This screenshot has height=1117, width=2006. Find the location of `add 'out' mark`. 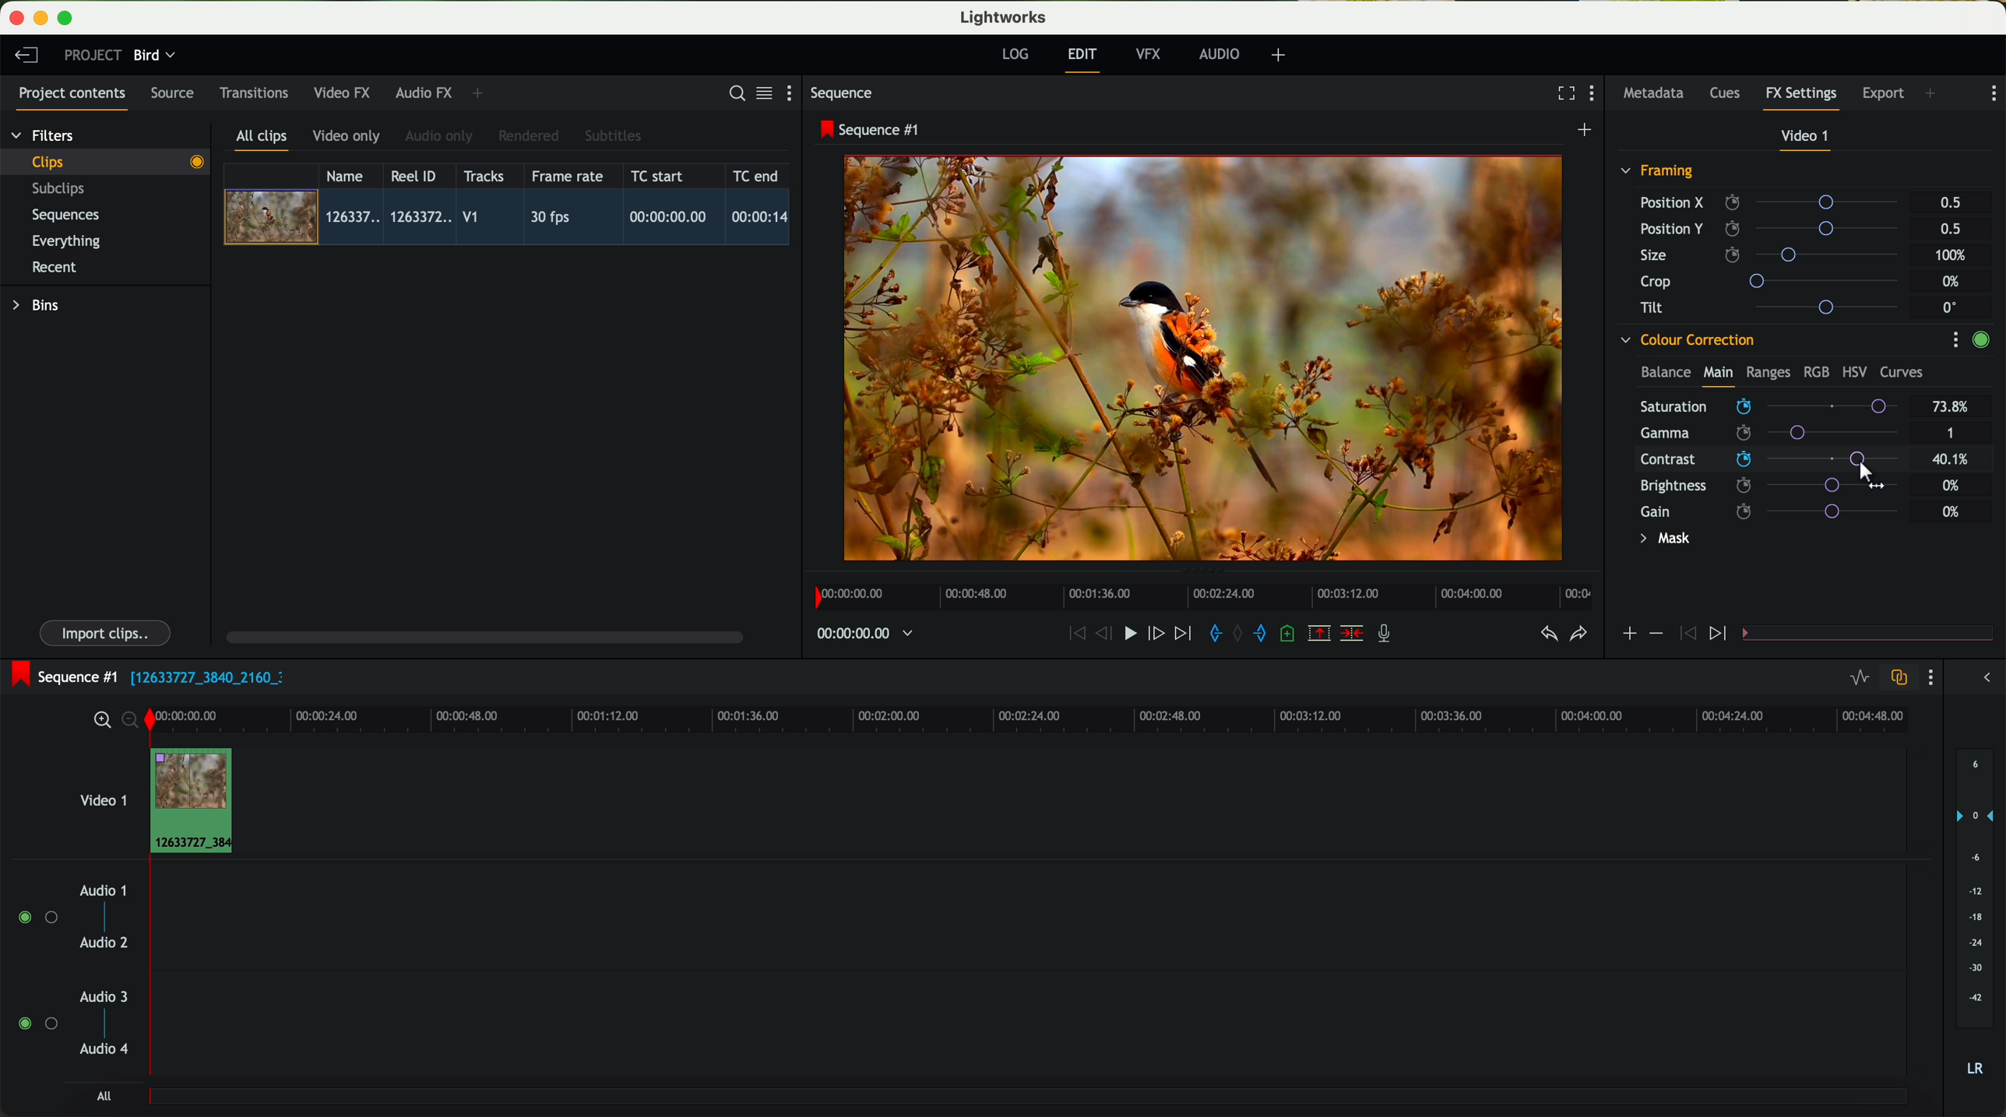

add 'out' mark is located at coordinates (1268, 632).